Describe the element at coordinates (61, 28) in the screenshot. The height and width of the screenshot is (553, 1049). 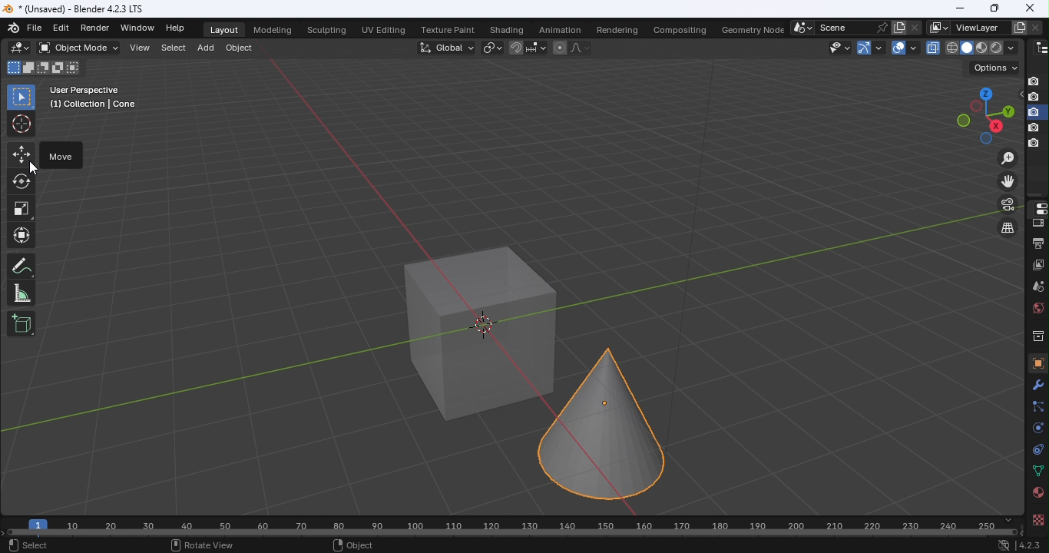
I see `Edit` at that location.